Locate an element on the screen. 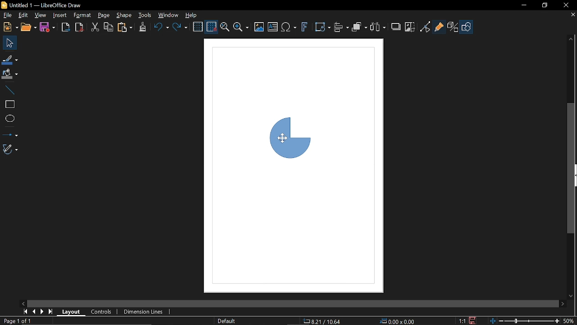 This screenshot has height=325, width=577. Format is located at coordinates (82, 15).